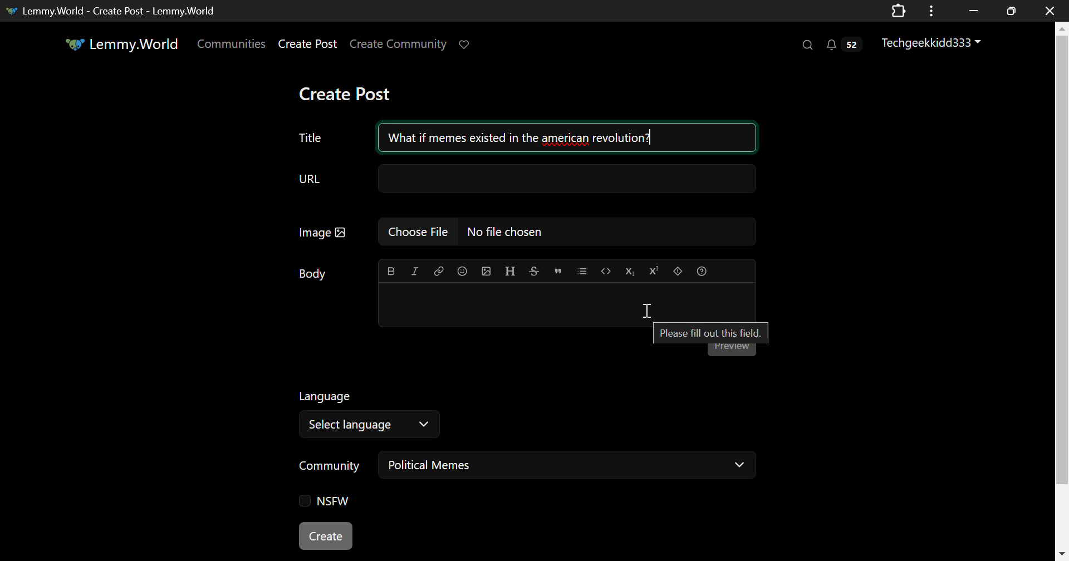 The height and width of the screenshot is (561, 1069). What do you see at coordinates (570, 138) in the screenshot?
I see `What if memes existed in the american revolution?` at bounding box center [570, 138].